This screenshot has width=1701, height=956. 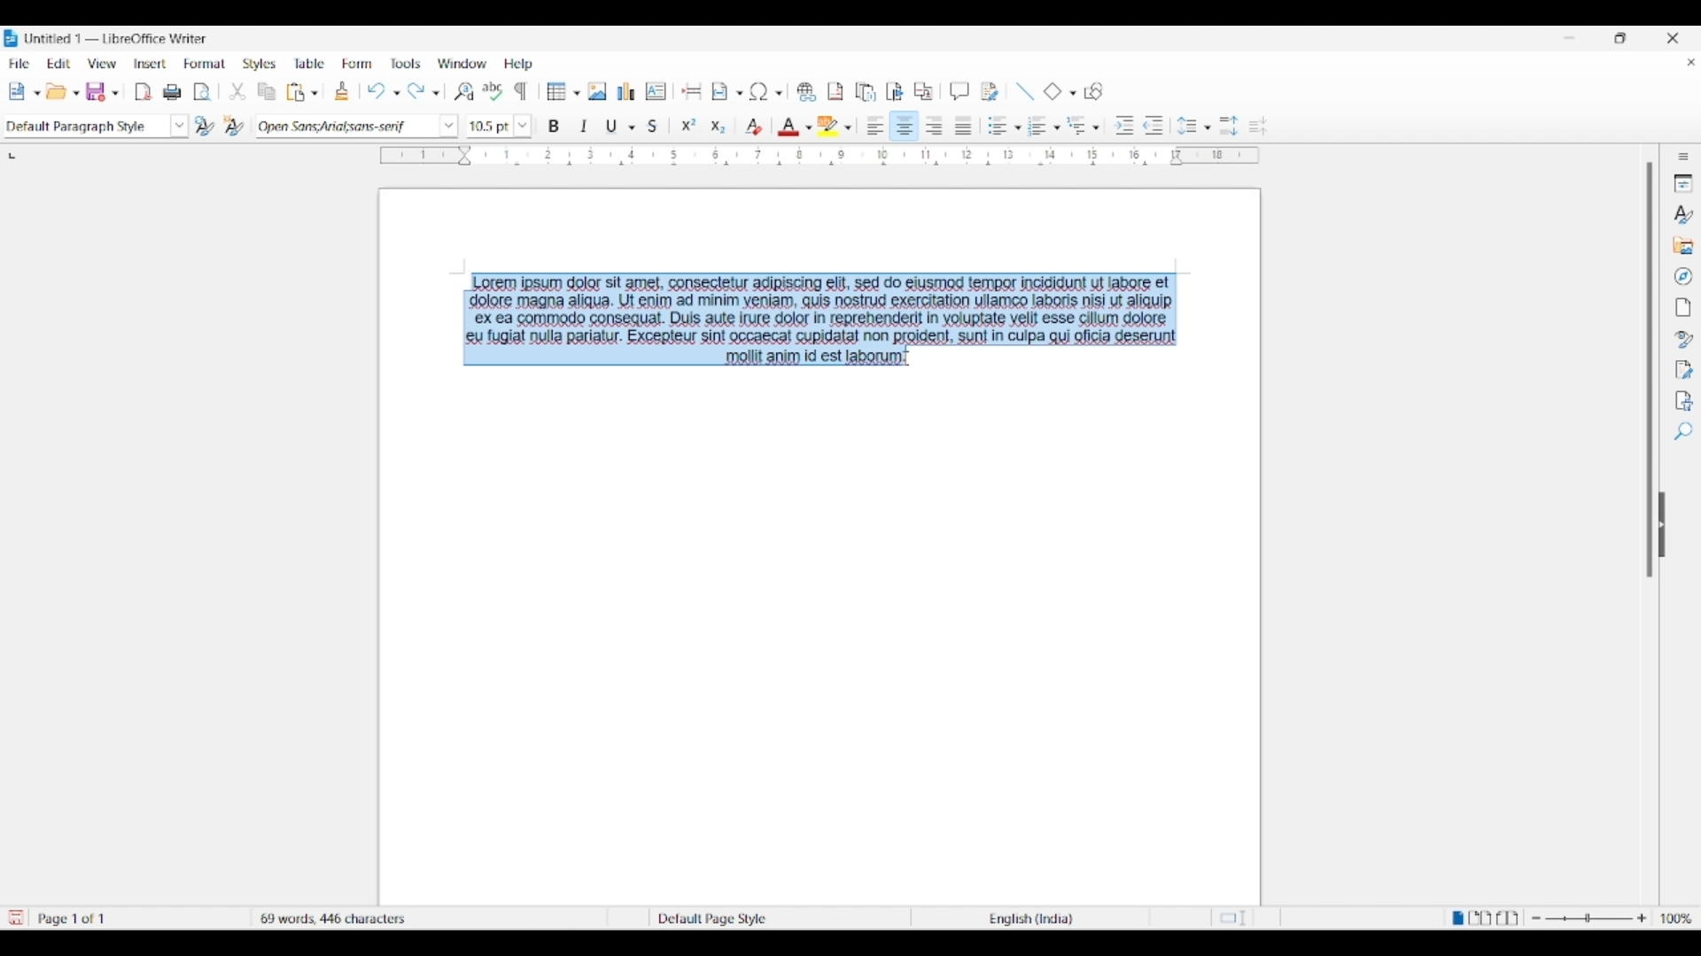 I want to click on Hide right sidebar, so click(x=1662, y=525).